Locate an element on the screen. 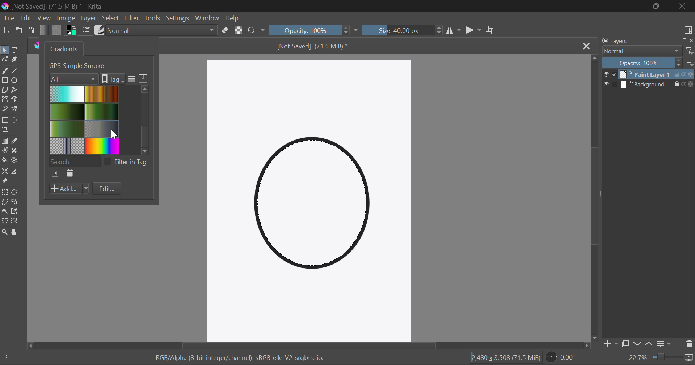 The image size is (695, 365). Pattern is located at coordinates (57, 30).